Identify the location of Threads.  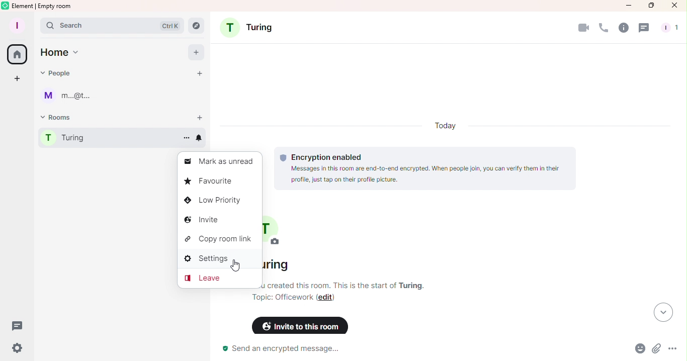
(644, 30).